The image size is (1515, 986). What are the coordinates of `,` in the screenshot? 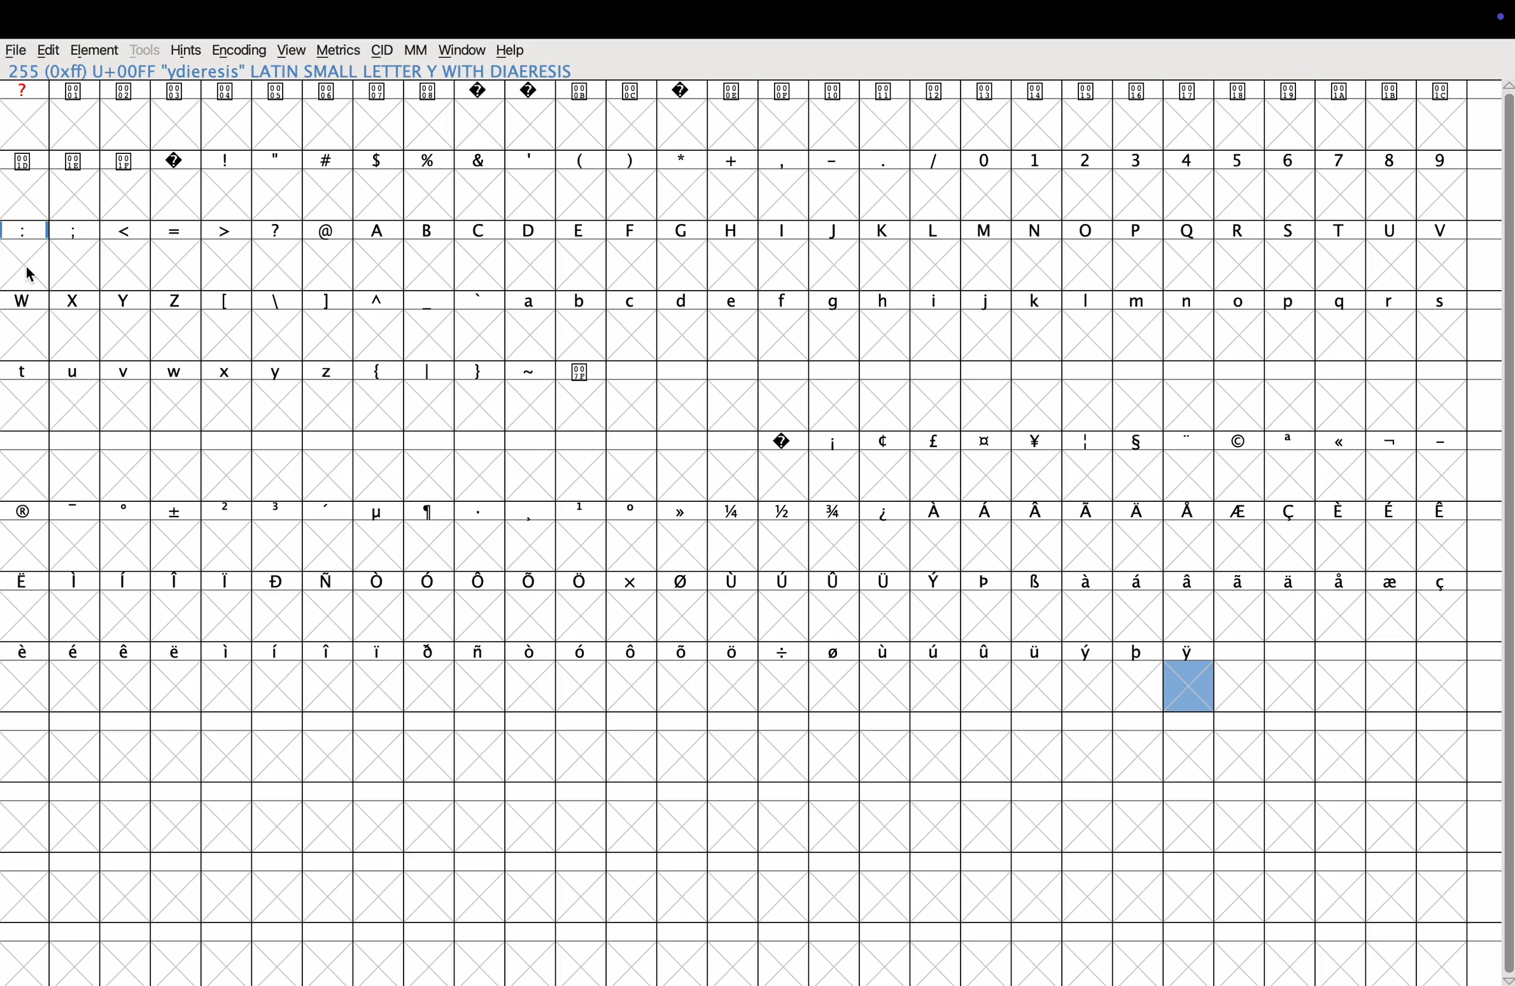 It's located at (782, 183).